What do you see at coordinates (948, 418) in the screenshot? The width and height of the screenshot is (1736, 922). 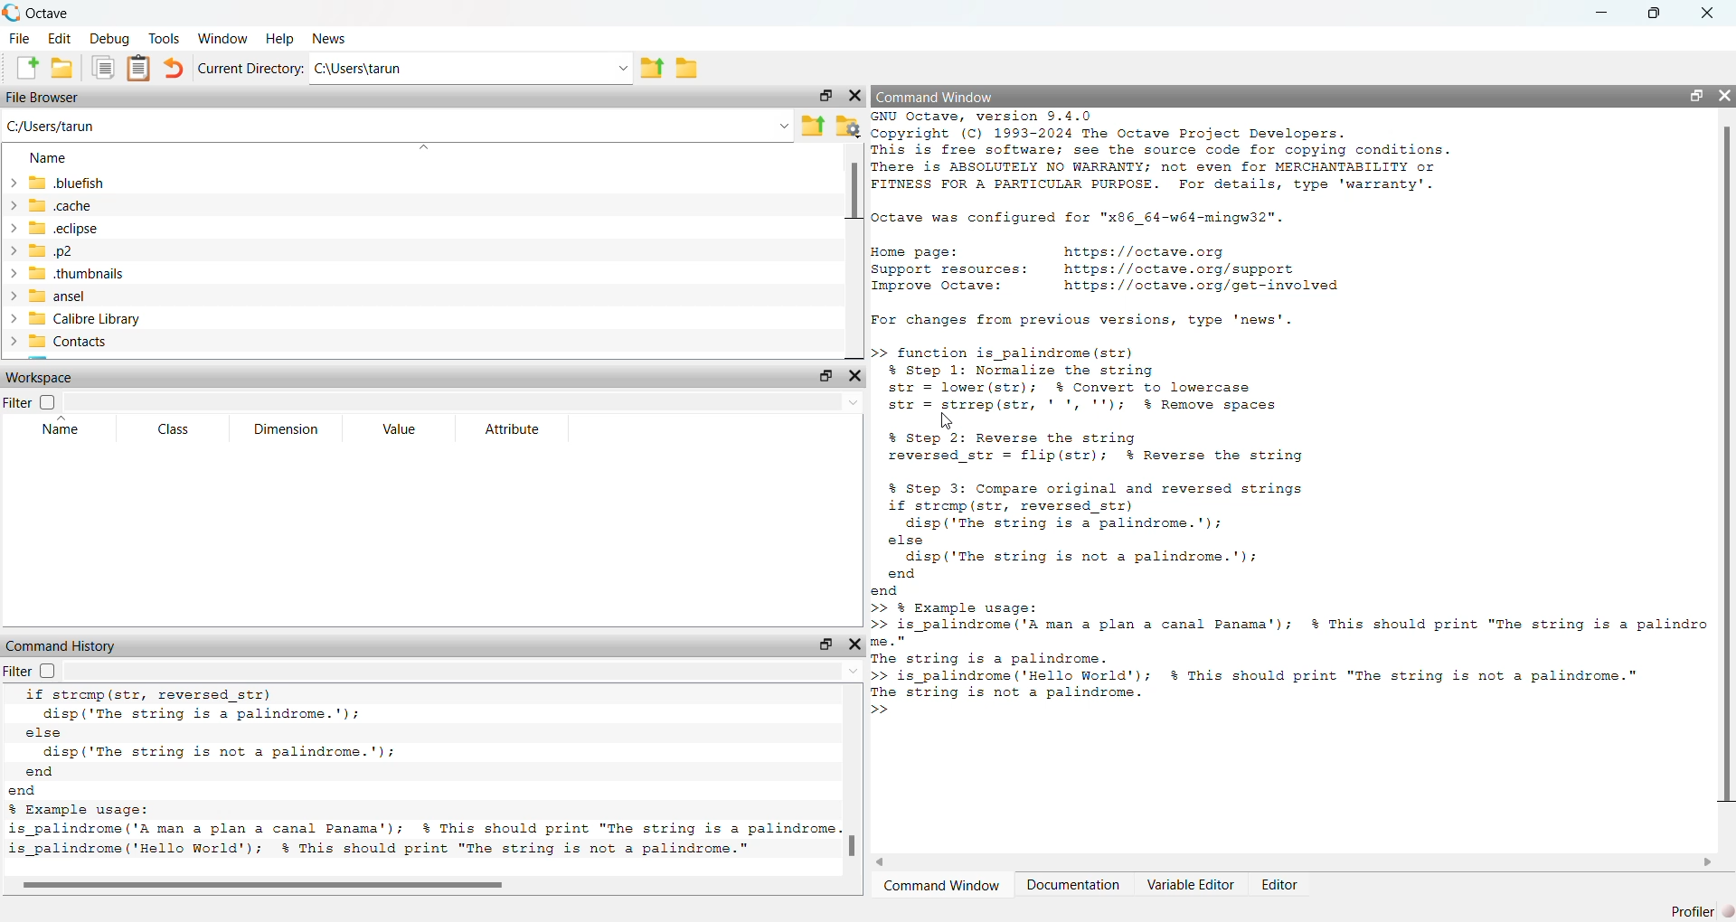 I see `cursor` at bounding box center [948, 418].